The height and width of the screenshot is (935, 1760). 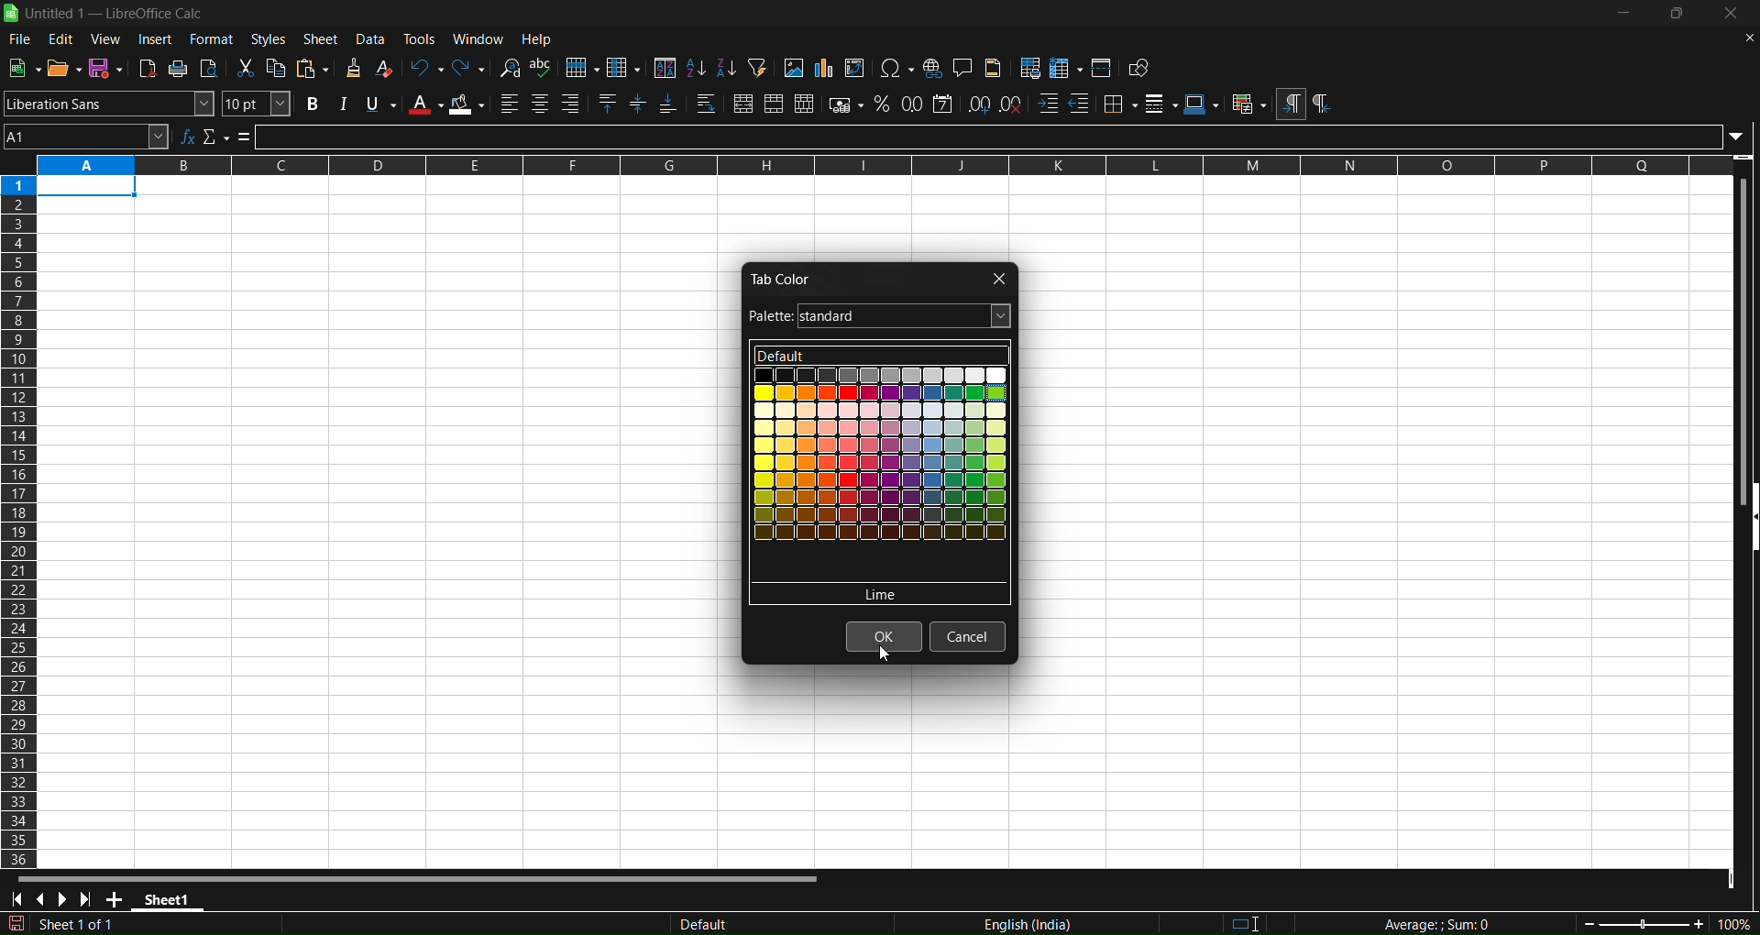 What do you see at coordinates (269, 38) in the screenshot?
I see `styles` at bounding box center [269, 38].